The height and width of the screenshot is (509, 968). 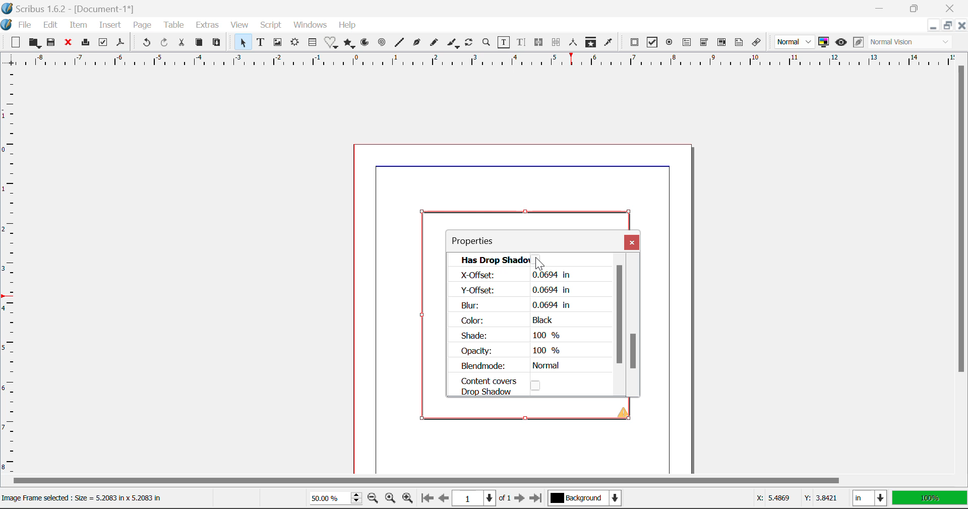 I want to click on Edit Text with Story Editor, so click(x=522, y=43).